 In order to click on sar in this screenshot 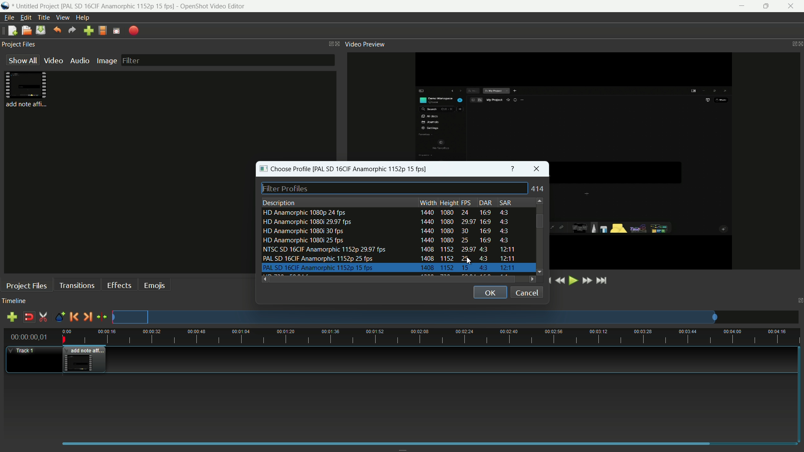, I will do `click(507, 202)`.